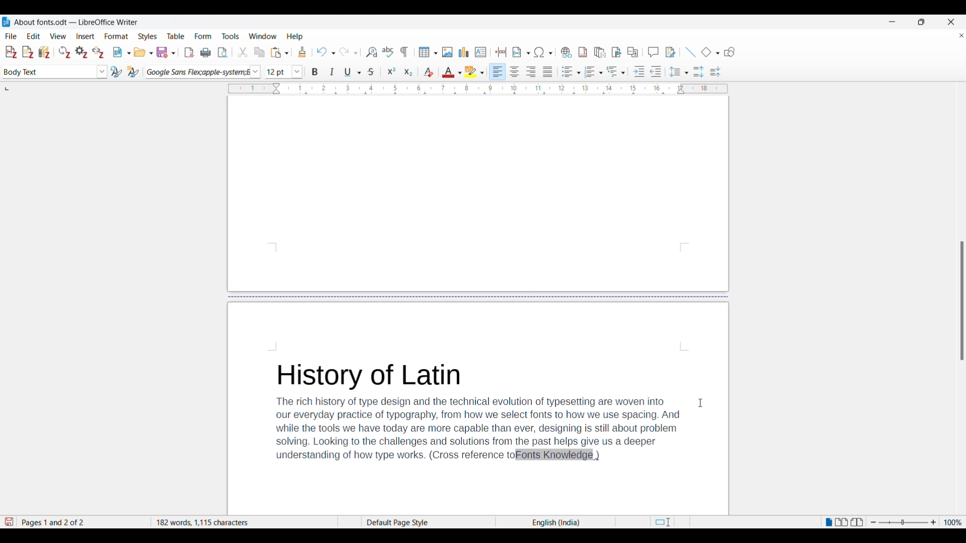 The width and height of the screenshot is (966, 543). I want to click on Add note, so click(28, 52).